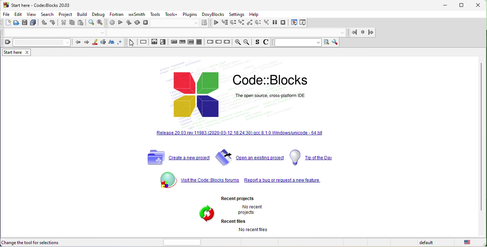 The image size is (487, 247). I want to click on drop down, so click(102, 33).